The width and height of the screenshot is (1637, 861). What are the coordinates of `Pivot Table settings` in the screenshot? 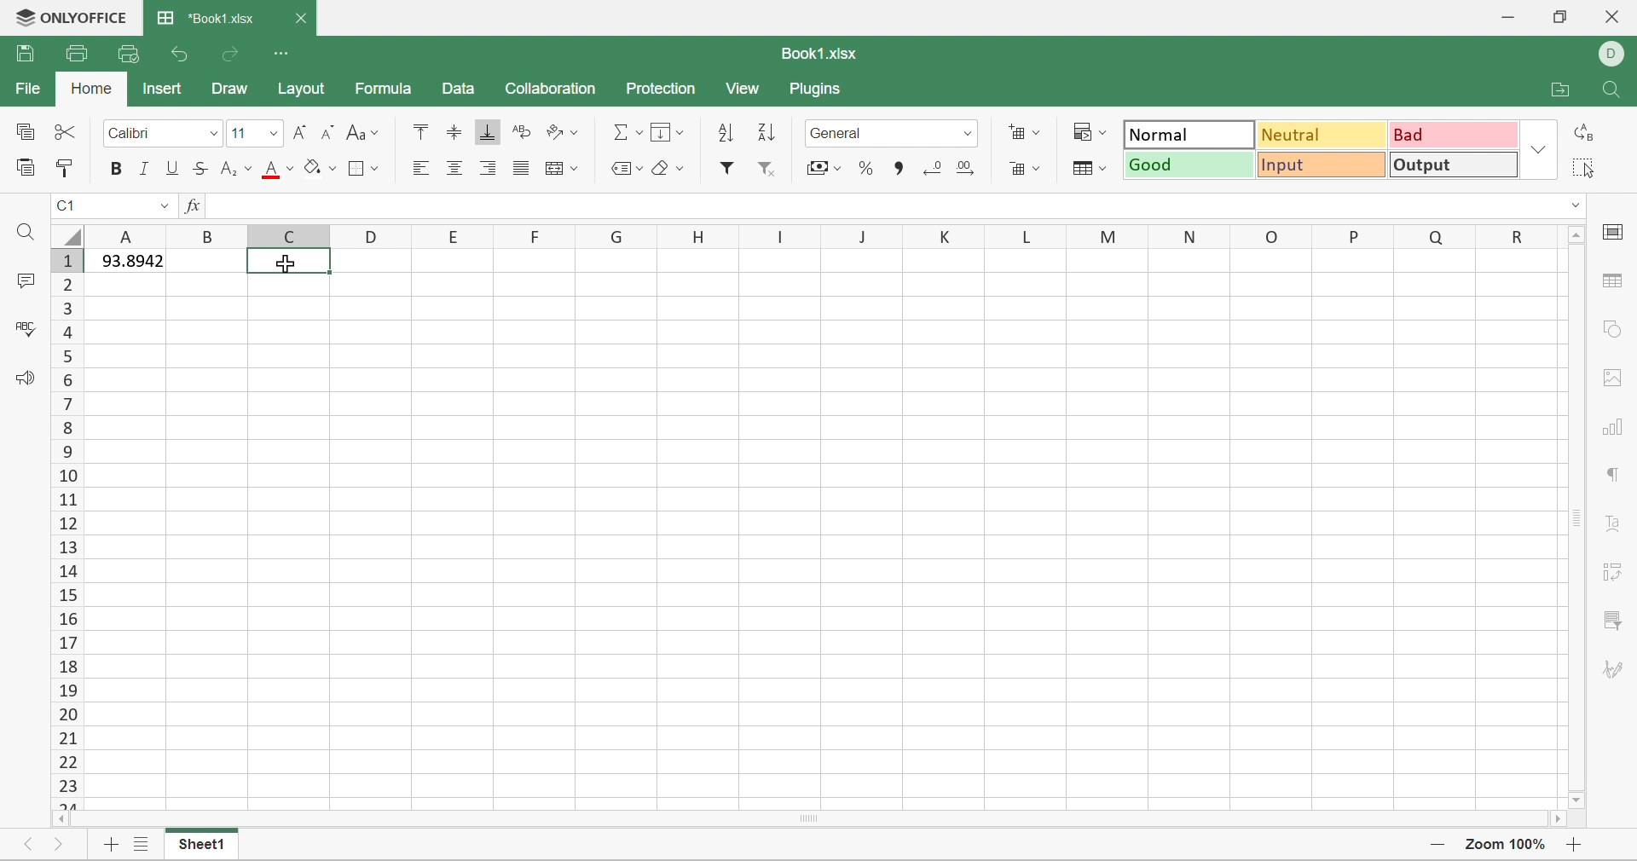 It's located at (1617, 571).